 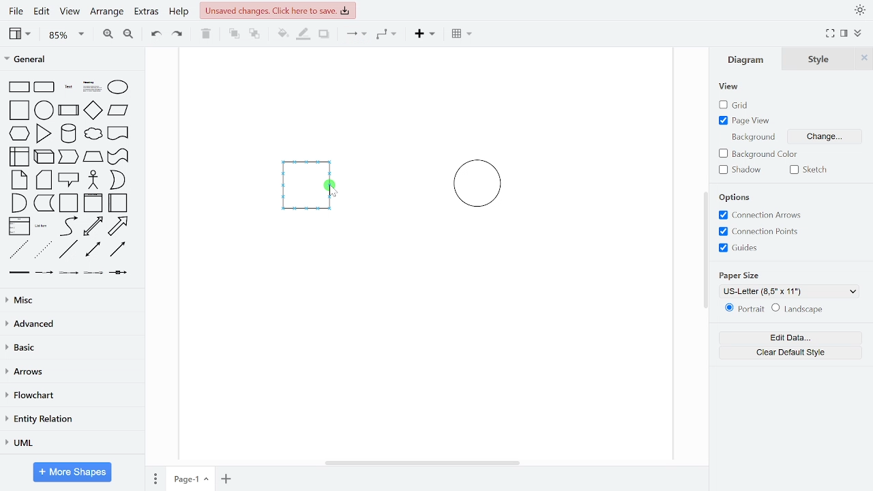 What do you see at coordinates (739, 248) in the screenshot?
I see `guides` at bounding box center [739, 248].